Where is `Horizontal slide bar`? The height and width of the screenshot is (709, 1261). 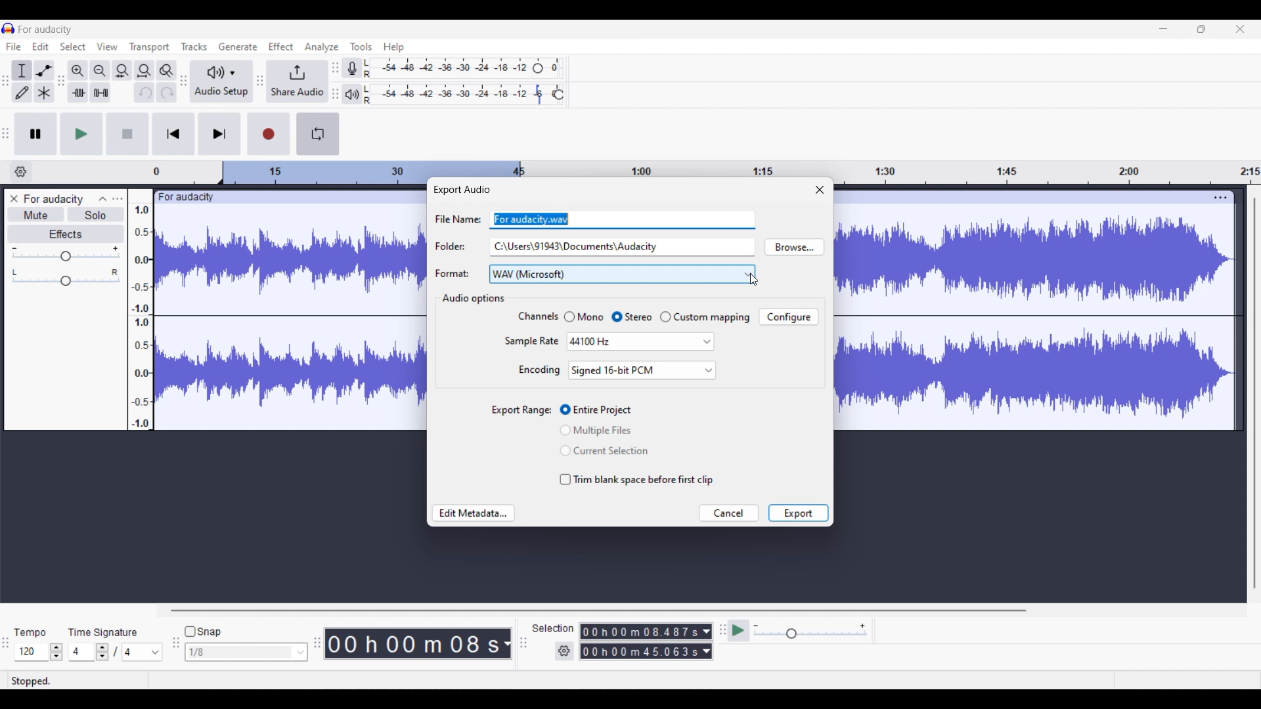 Horizontal slide bar is located at coordinates (598, 611).